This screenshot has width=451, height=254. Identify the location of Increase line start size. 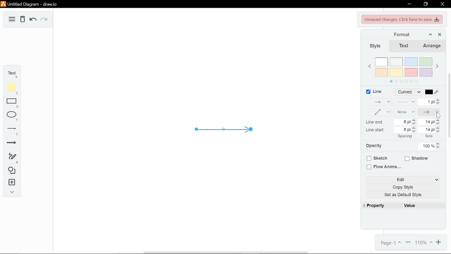
(439, 127).